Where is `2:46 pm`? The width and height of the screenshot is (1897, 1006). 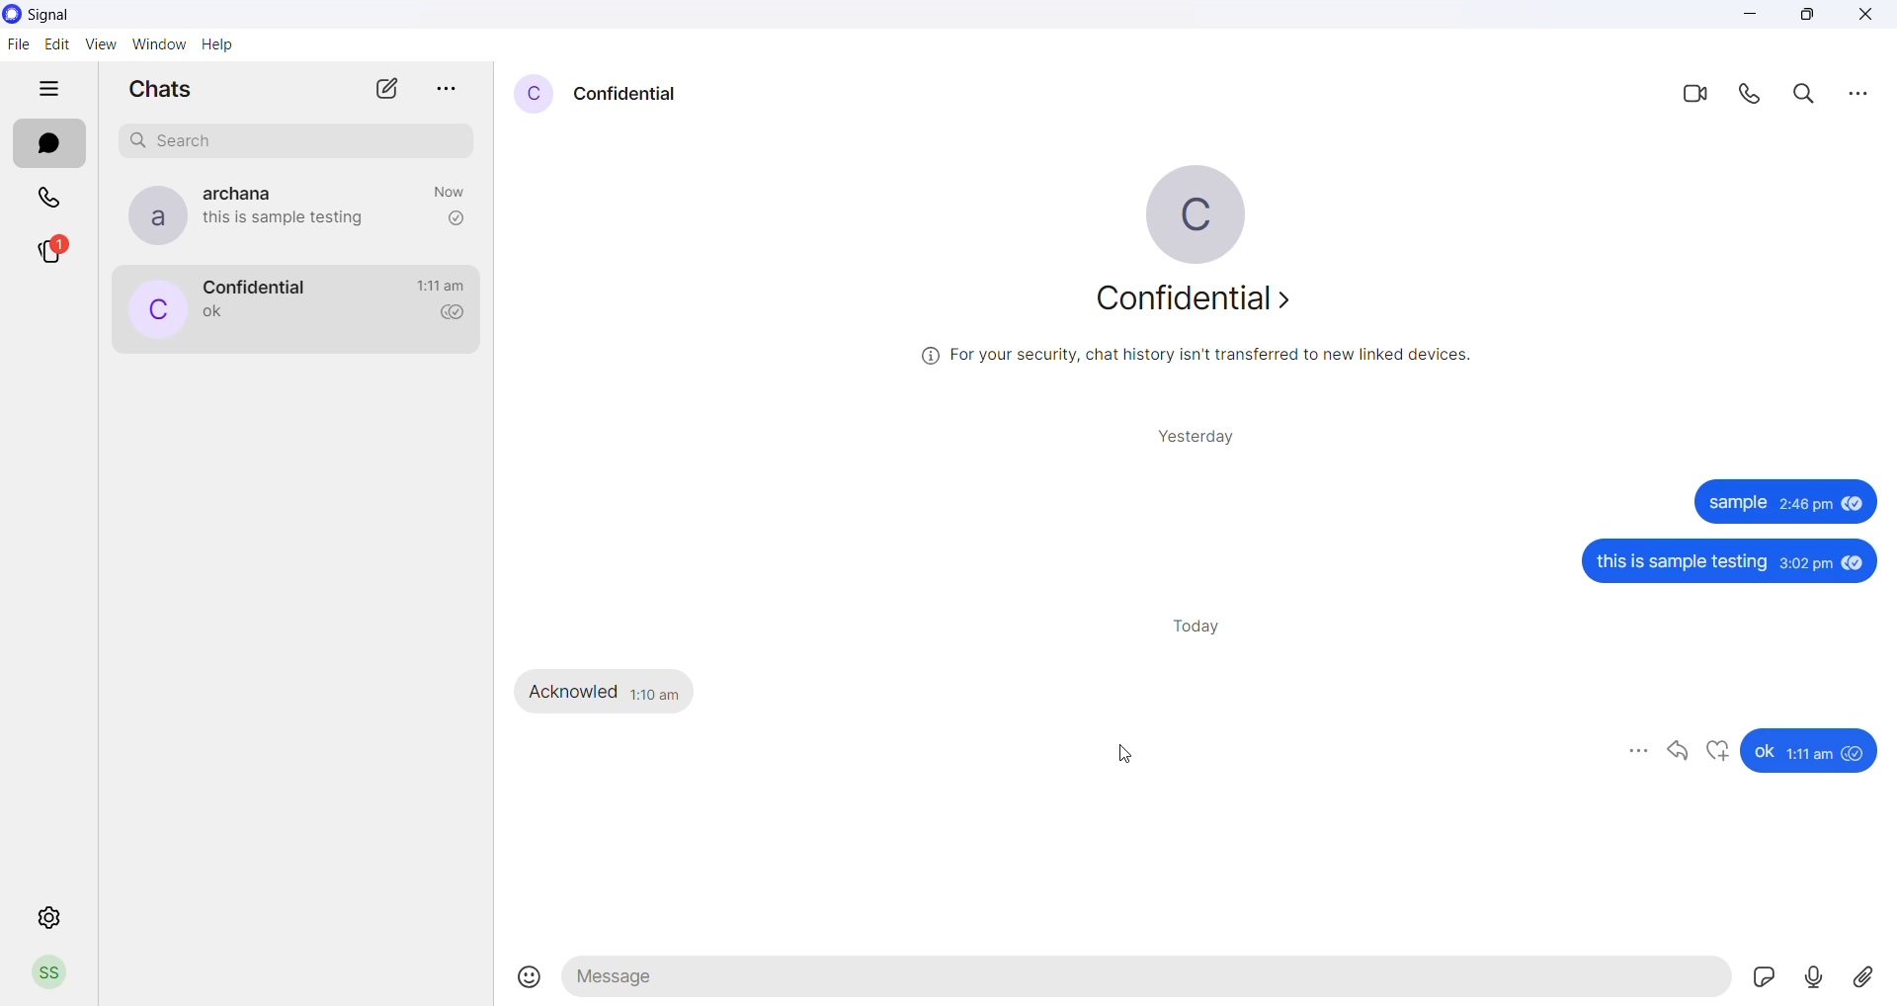
2:46 pm is located at coordinates (1804, 507).